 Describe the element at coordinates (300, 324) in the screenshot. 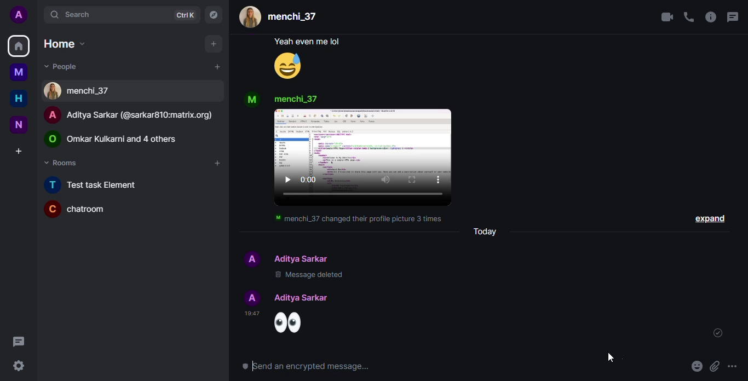

I see `emoji sent` at that location.